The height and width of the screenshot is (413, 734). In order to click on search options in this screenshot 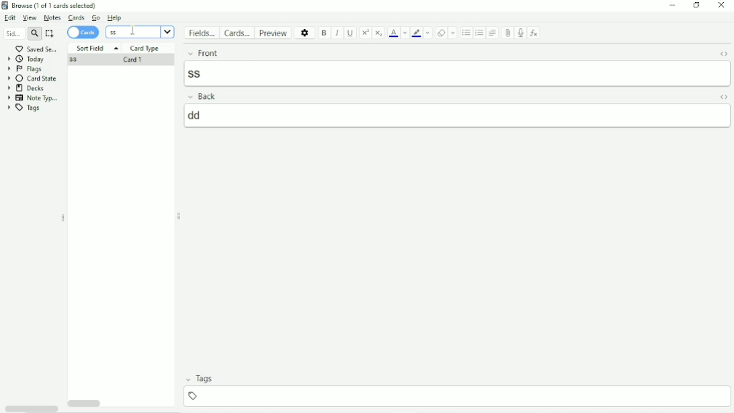, I will do `click(167, 32)`.